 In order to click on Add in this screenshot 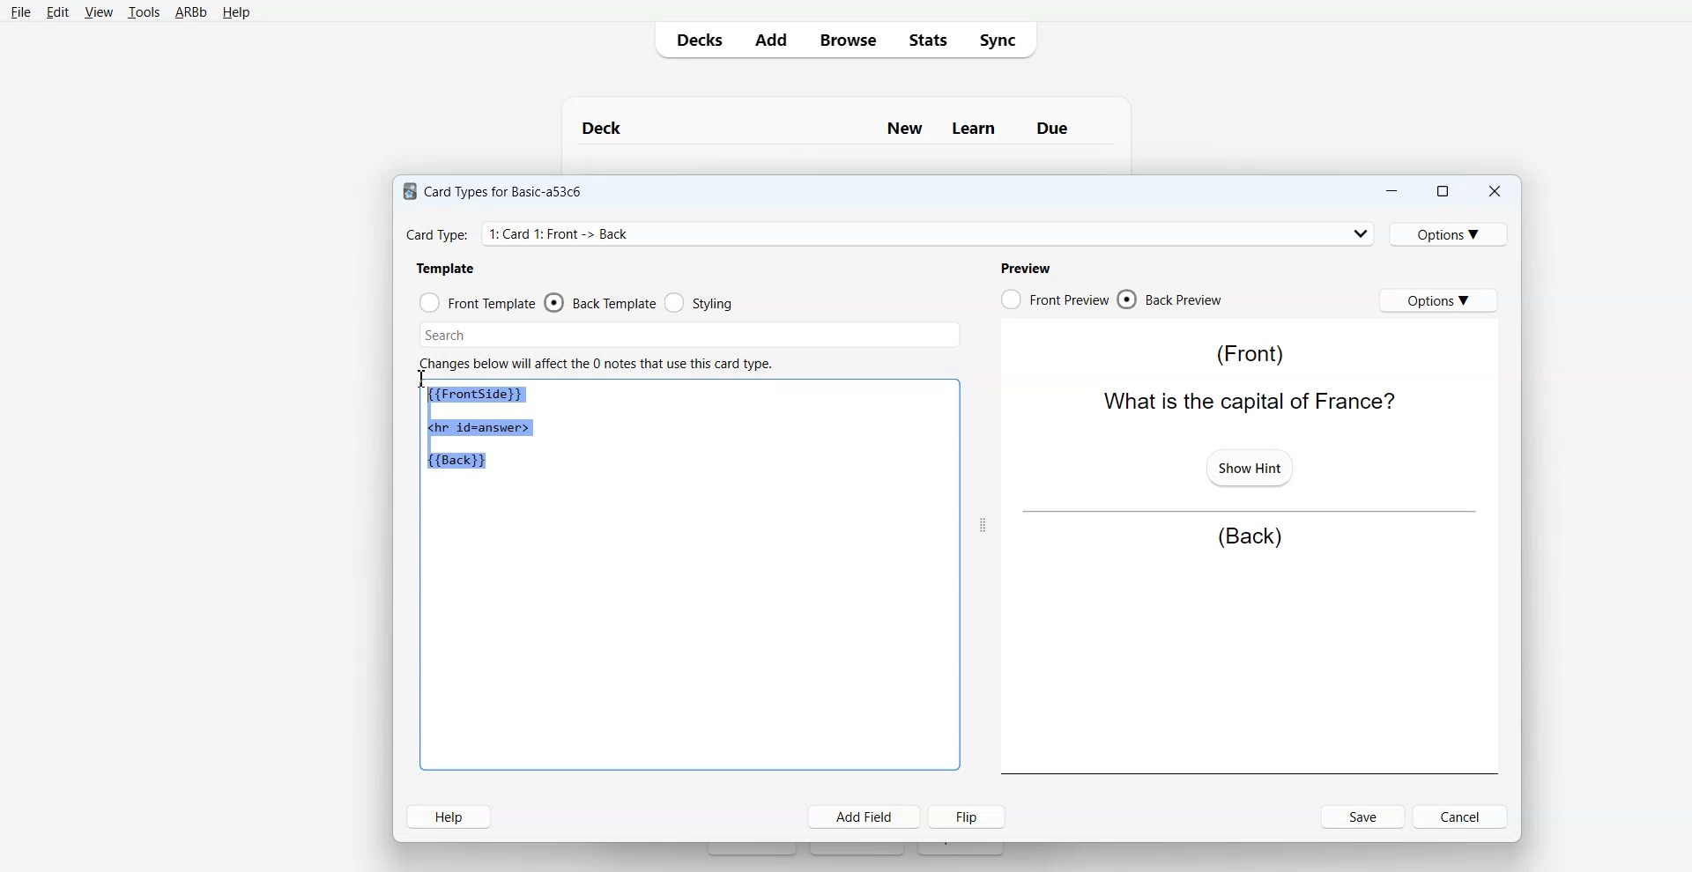, I will do `click(770, 40)`.